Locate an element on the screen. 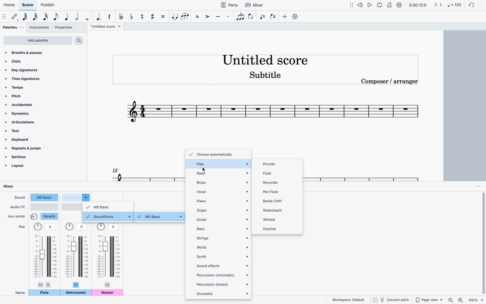 This screenshot has height=304, width=486. rest is located at coordinates (109, 15).